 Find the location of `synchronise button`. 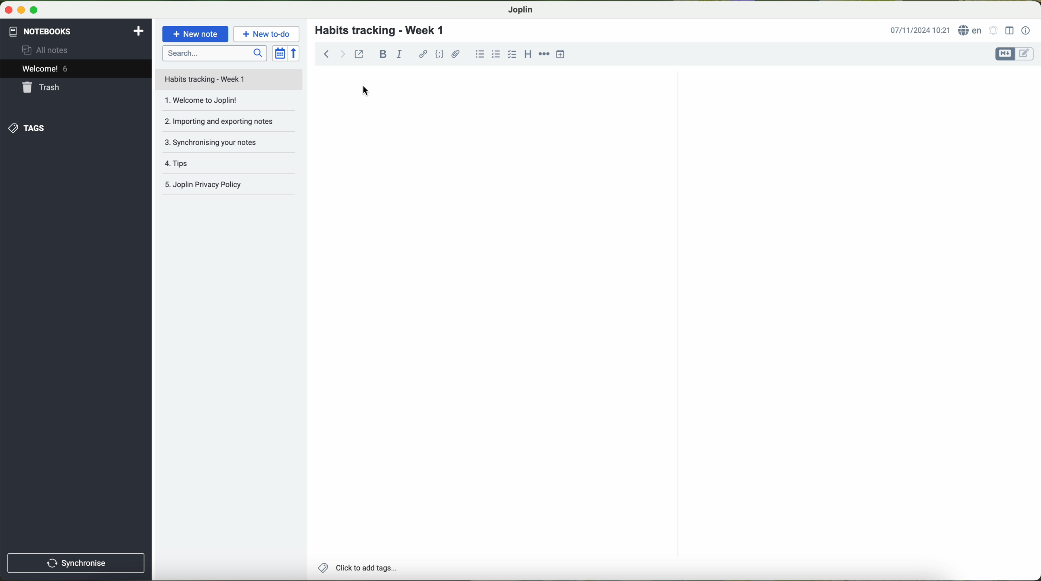

synchronise button is located at coordinates (77, 563).